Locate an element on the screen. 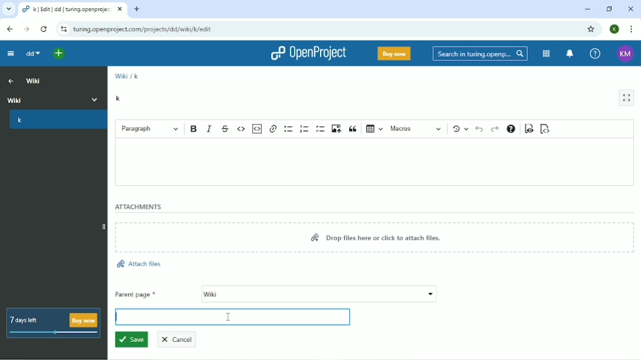  Help is located at coordinates (594, 53).